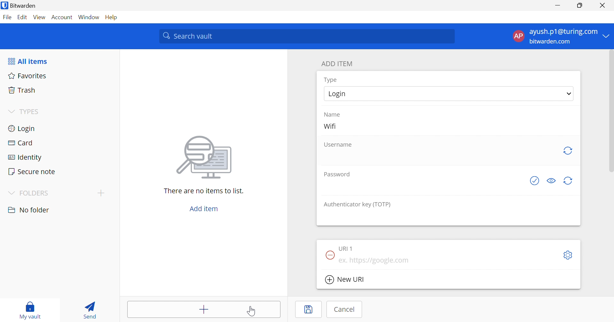  Describe the element at coordinates (339, 174) in the screenshot. I see `Password` at that location.